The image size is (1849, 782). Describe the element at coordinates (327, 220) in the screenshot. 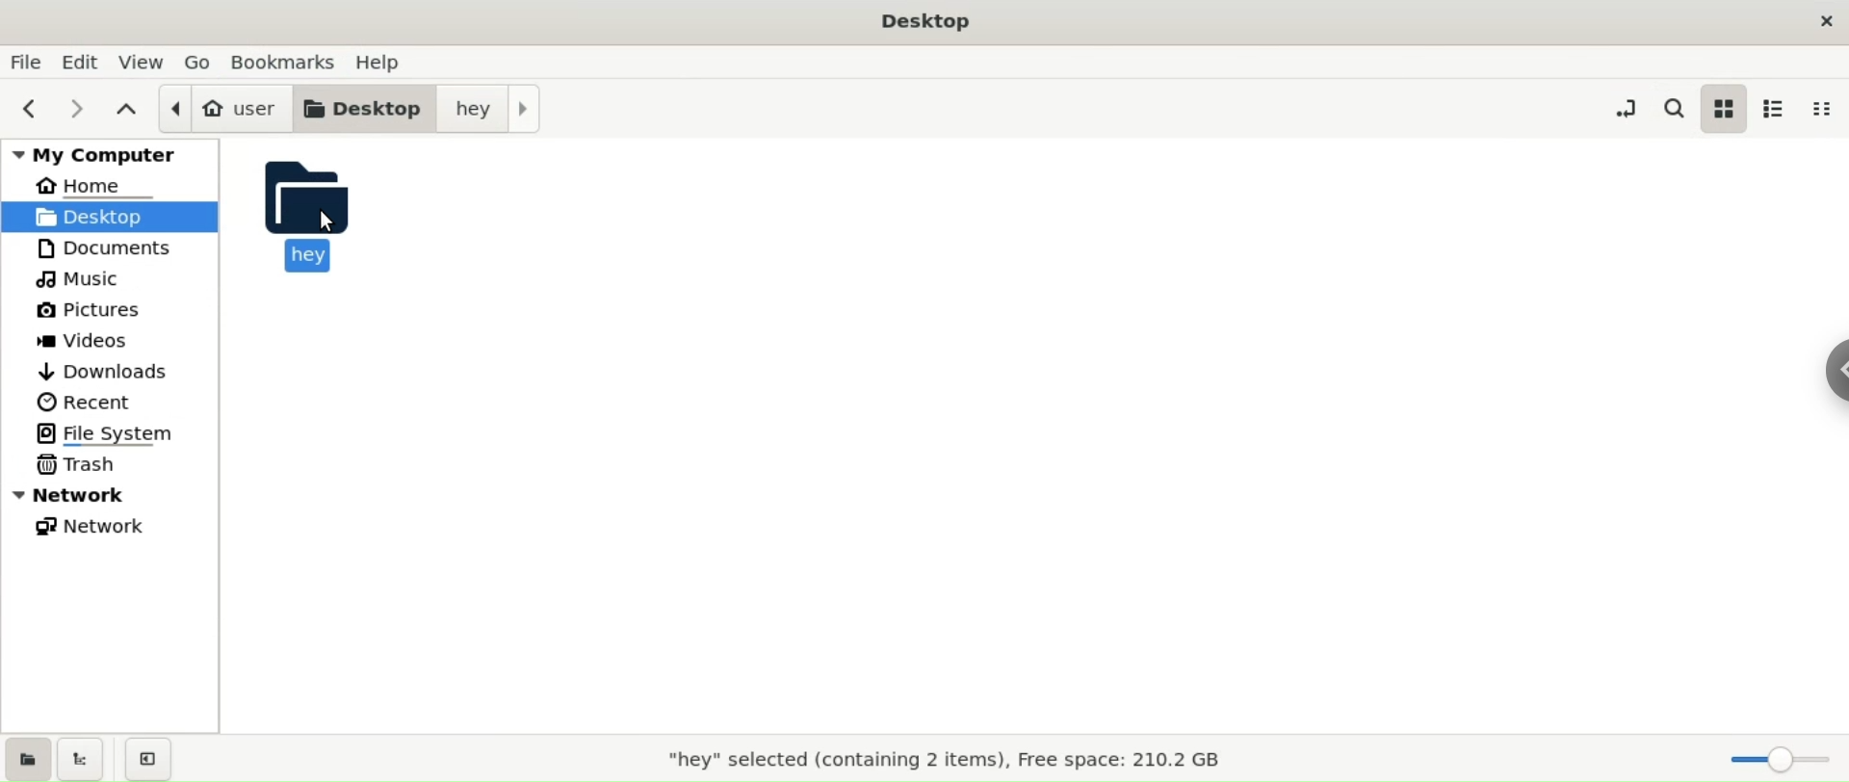

I see `CURSOR` at that location.